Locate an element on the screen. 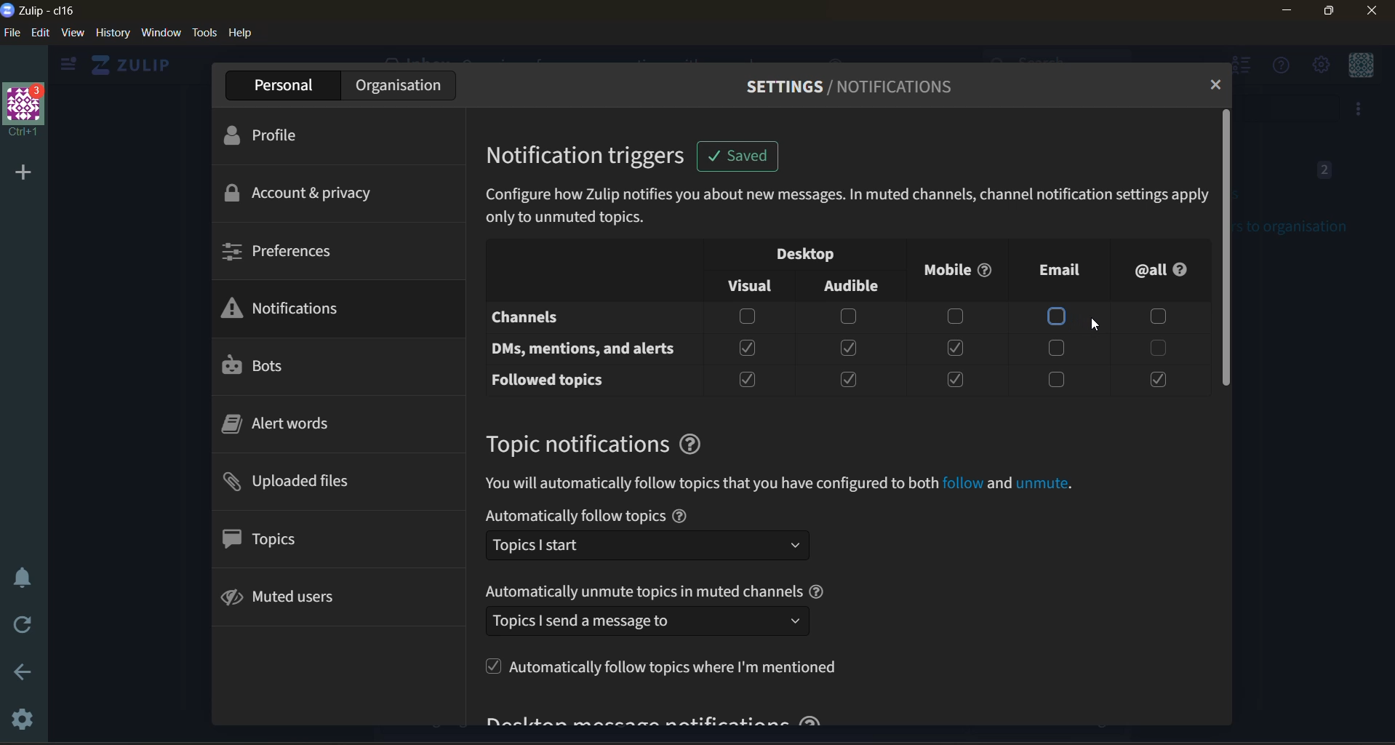  go back is located at coordinates (17, 675).